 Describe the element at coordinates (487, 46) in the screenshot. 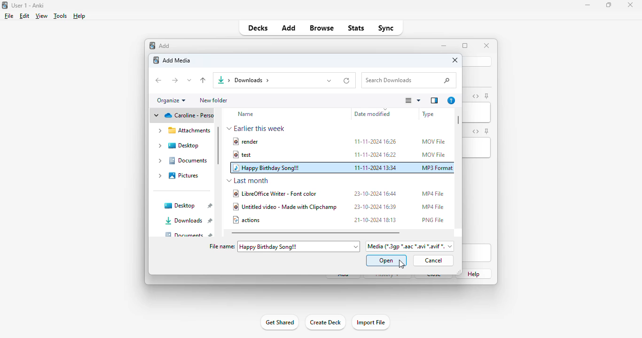

I see `close` at that location.